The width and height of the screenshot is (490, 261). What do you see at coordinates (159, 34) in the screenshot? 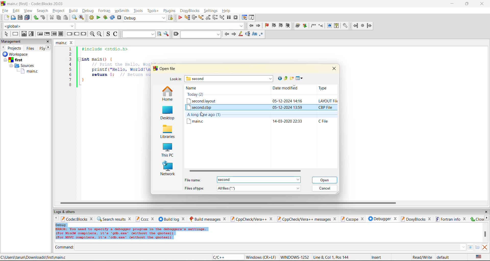
I see `run search` at bounding box center [159, 34].